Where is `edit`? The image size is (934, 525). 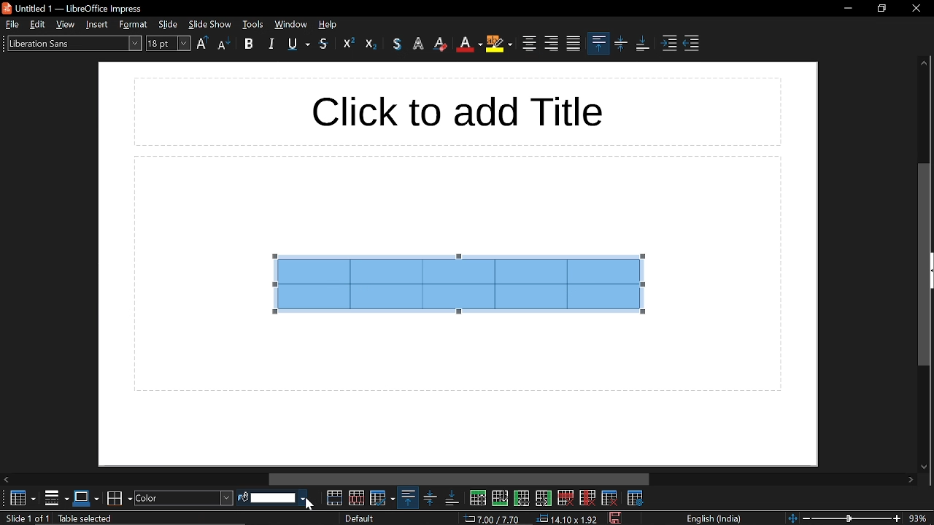
edit is located at coordinates (39, 24).